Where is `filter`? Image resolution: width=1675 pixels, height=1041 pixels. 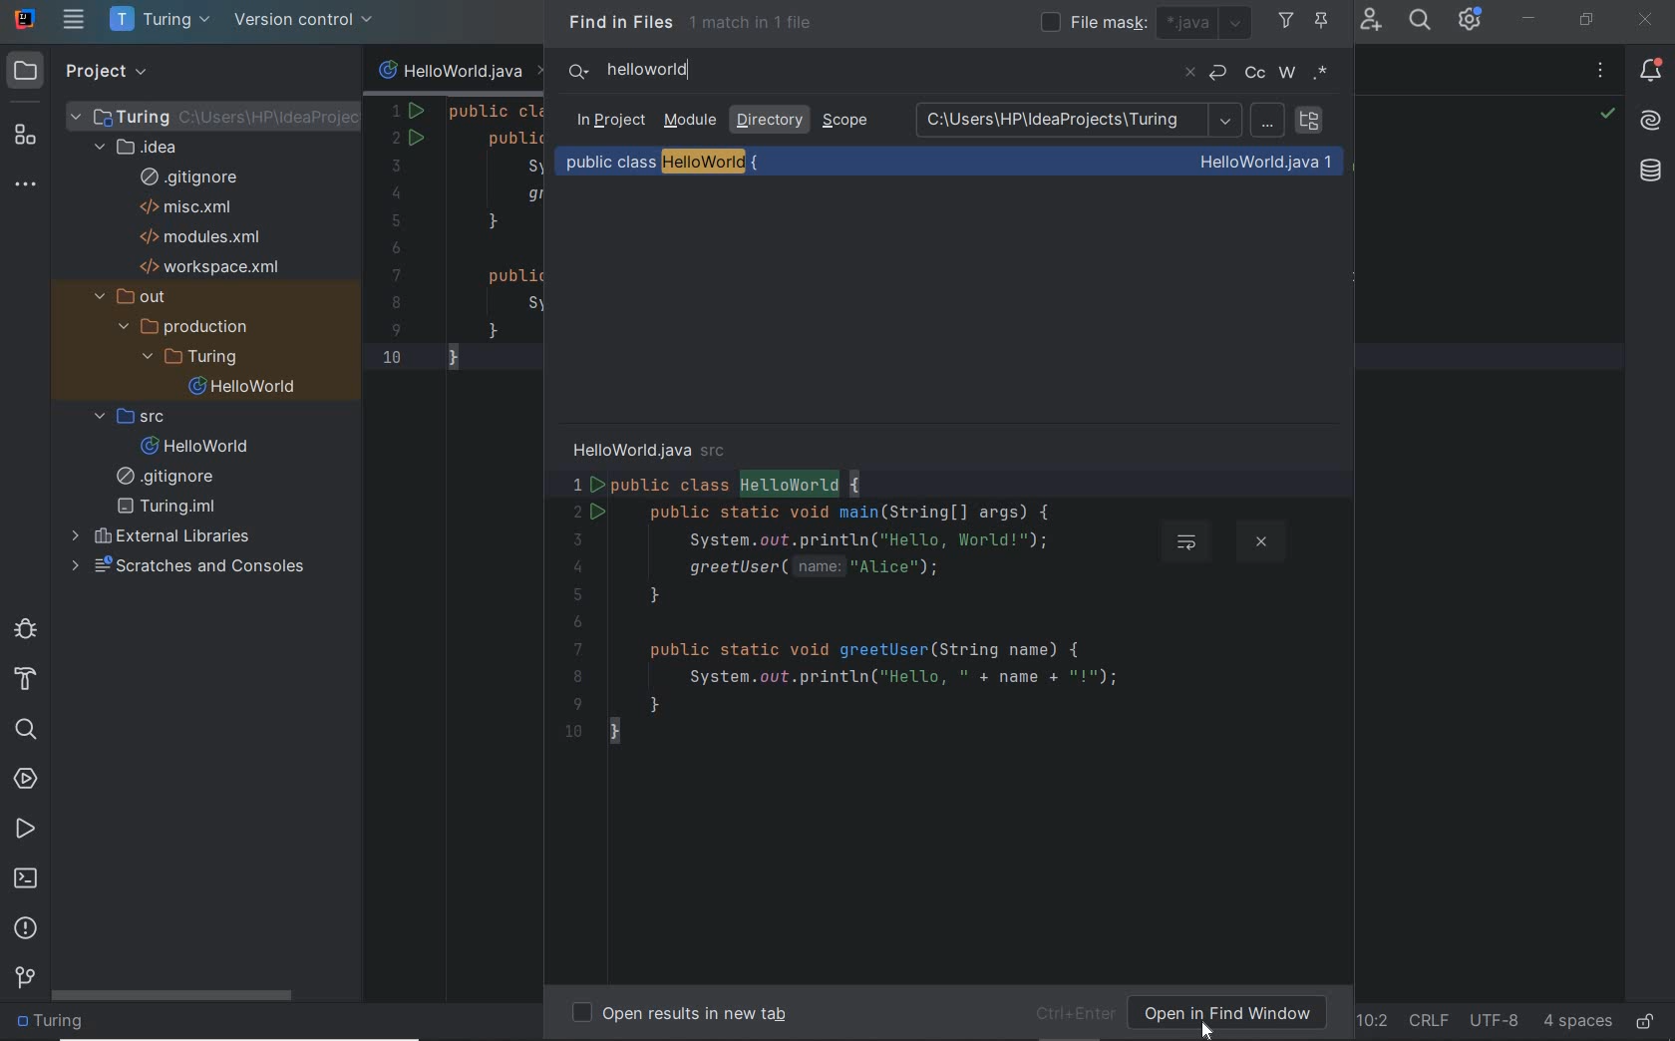 filter is located at coordinates (1283, 23).